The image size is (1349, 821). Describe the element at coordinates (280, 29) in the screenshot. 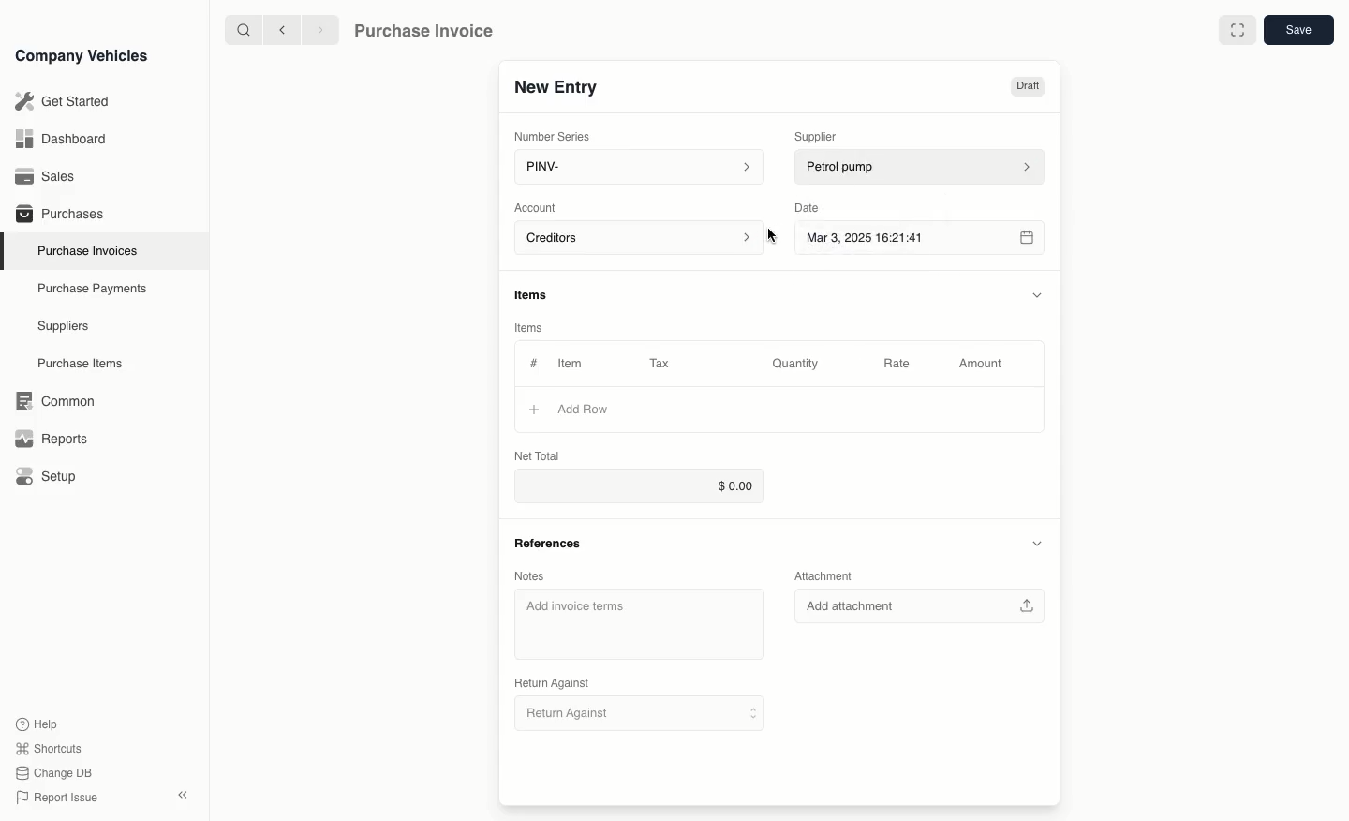

I see `previous` at that location.